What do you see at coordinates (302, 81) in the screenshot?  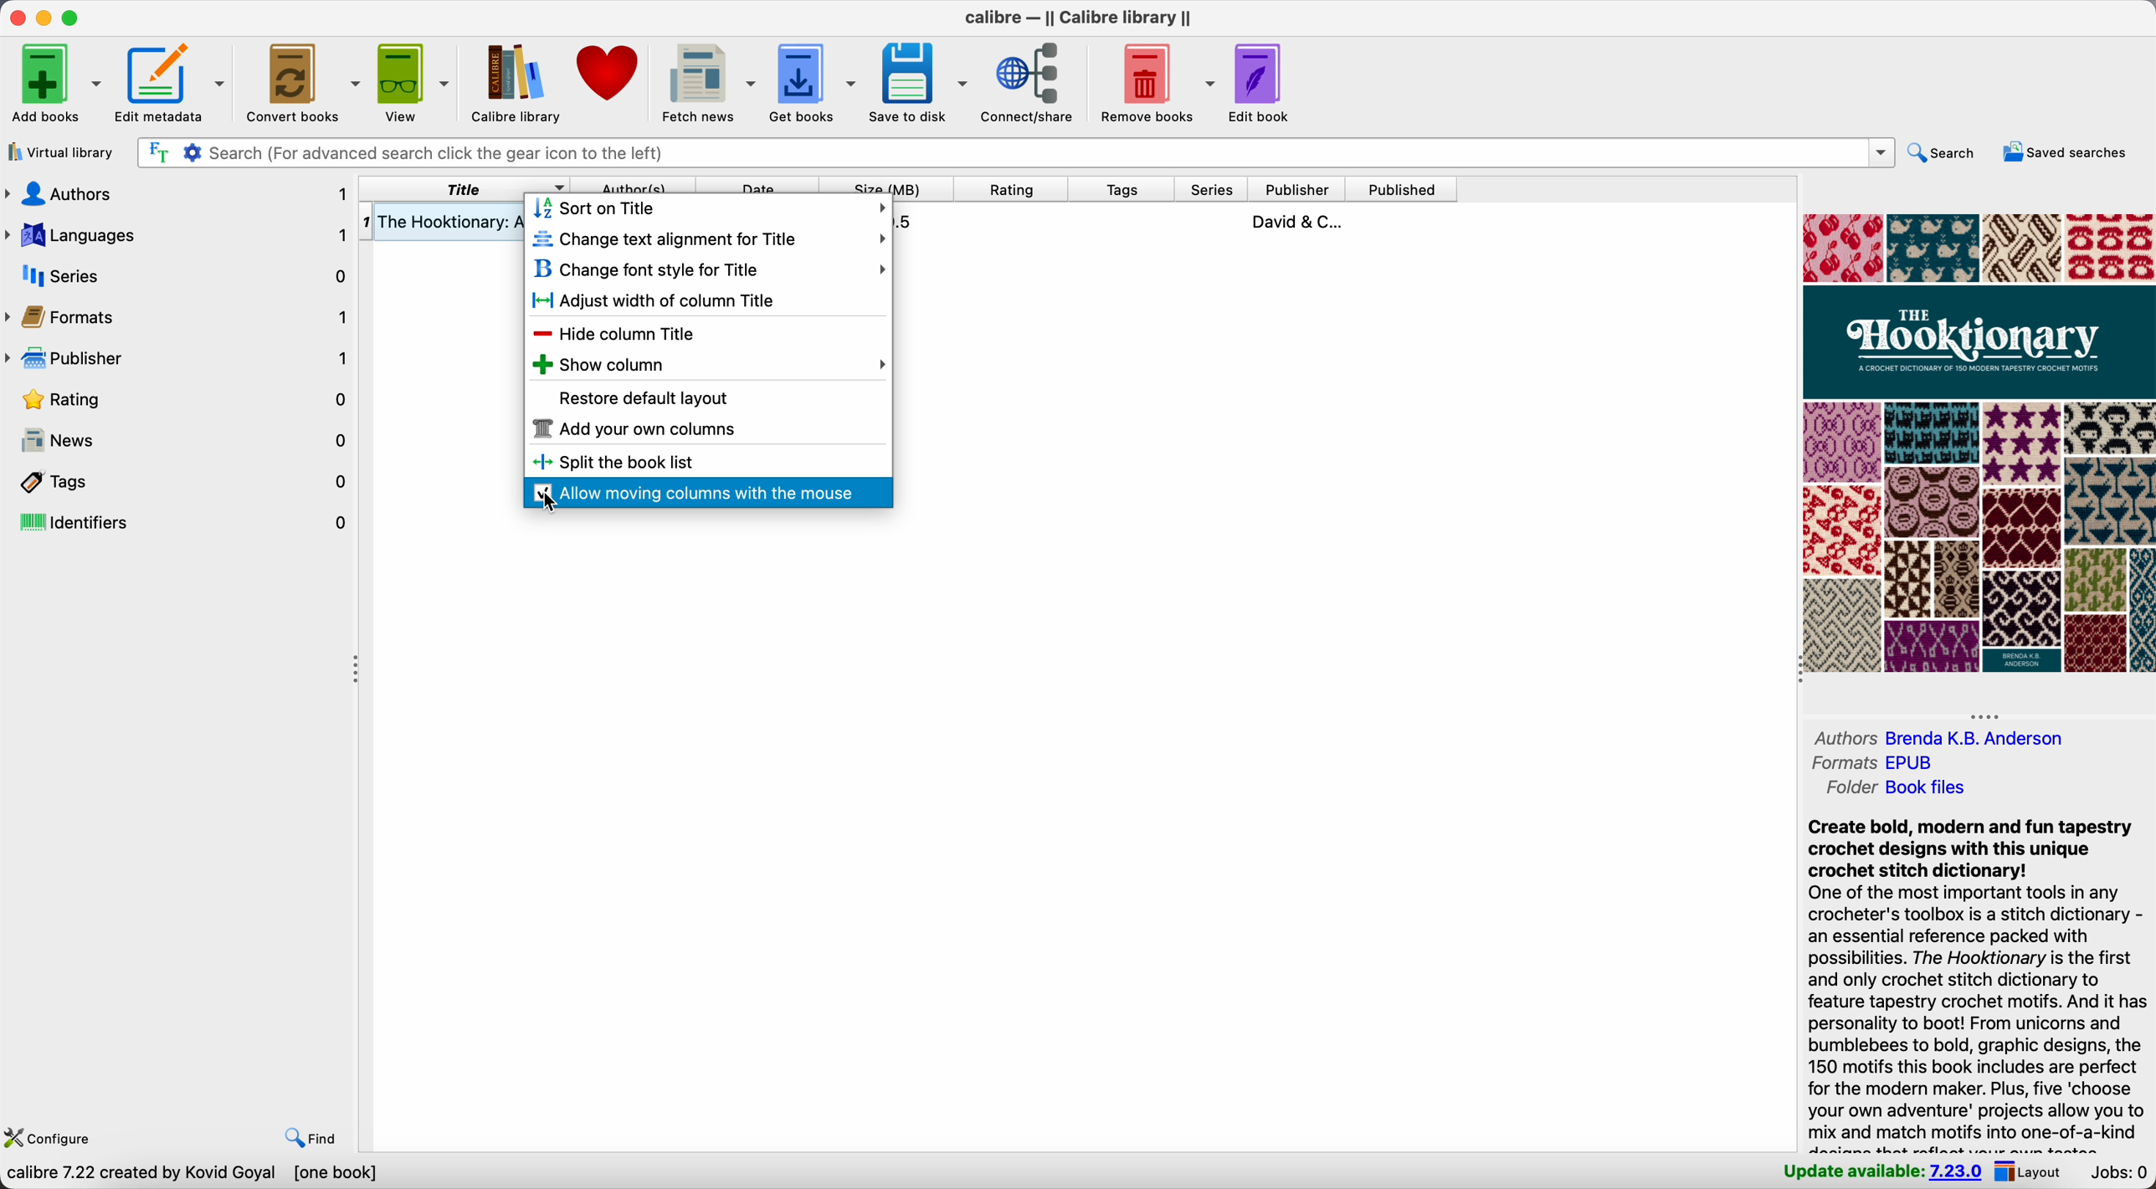 I see `convert books` at bounding box center [302, 81].